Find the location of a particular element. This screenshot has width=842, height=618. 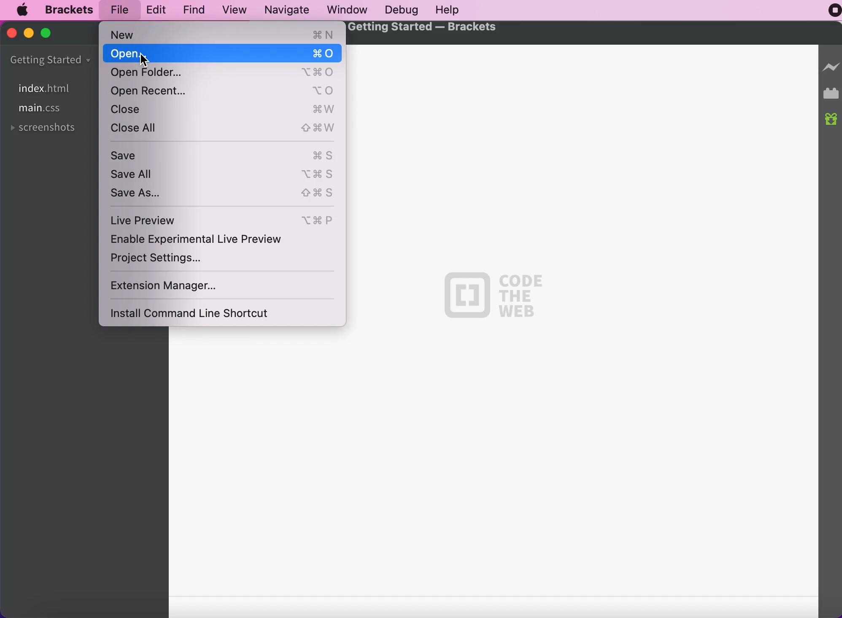

find is located at coordinates (196, 10).